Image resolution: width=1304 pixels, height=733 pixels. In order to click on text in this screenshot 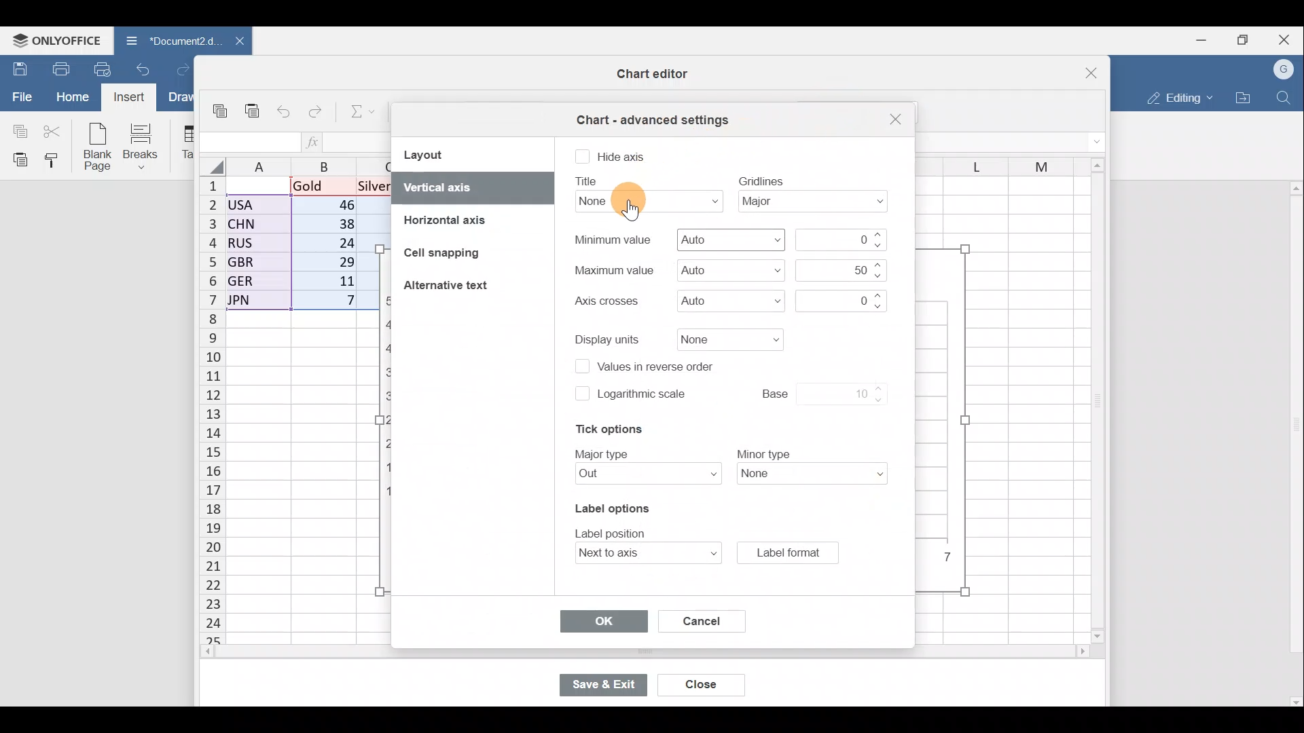, I will do `click(612, 240)`.